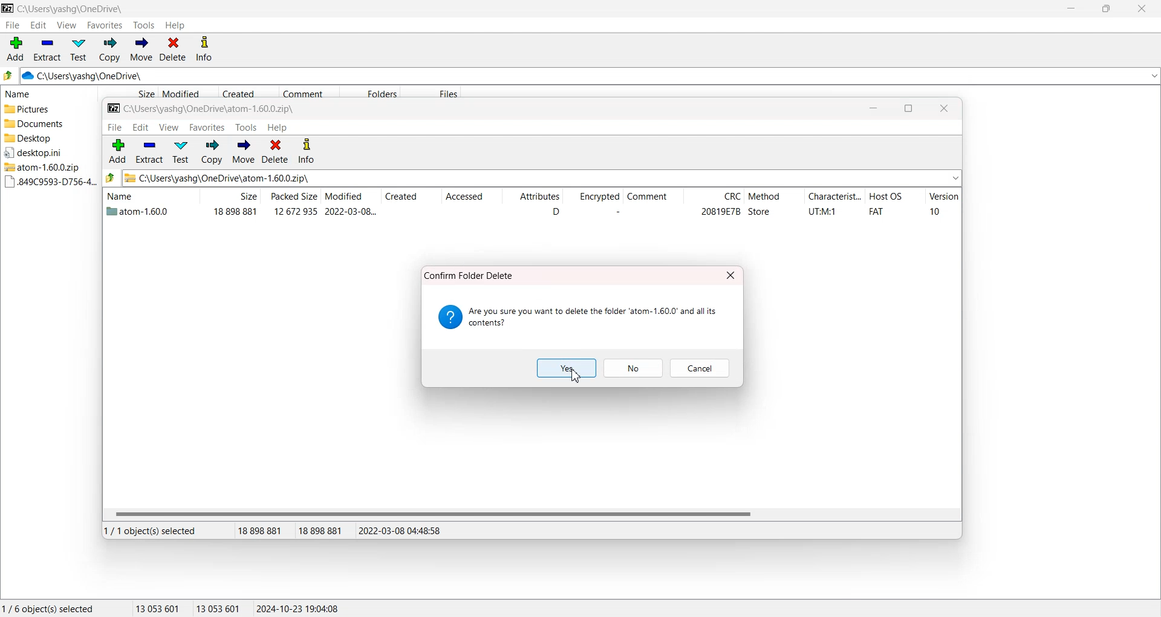 This screenshot has width=1161, height=617. I want to click on favorites, so click(208, 128).